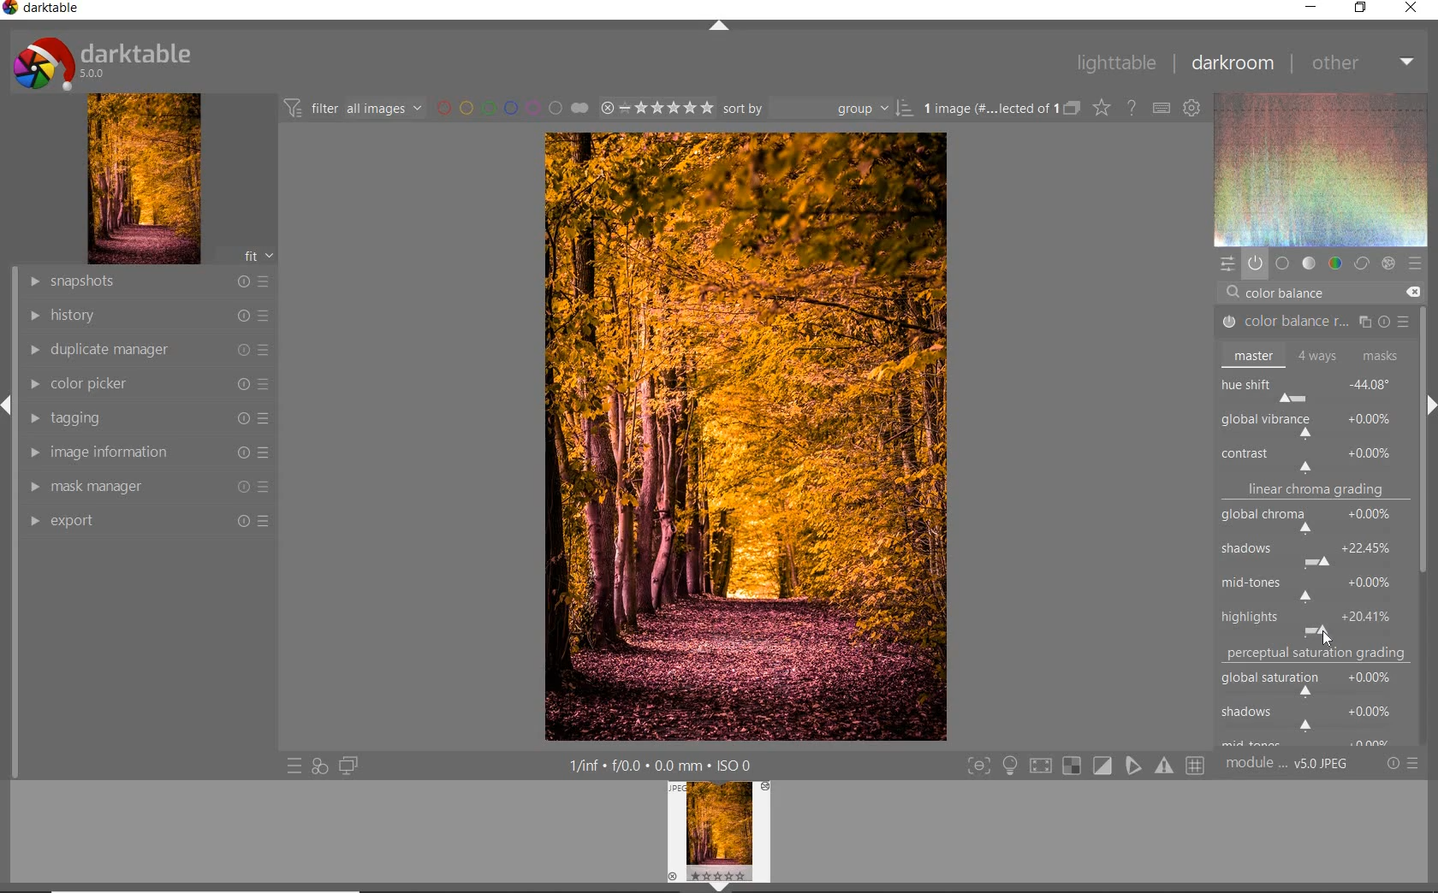 The height and width of the screenshot is (893, 1438). What do you see at coordinates (1359, 9) in the screenshot?
I see `restore` at bounding box center [1359, 9].